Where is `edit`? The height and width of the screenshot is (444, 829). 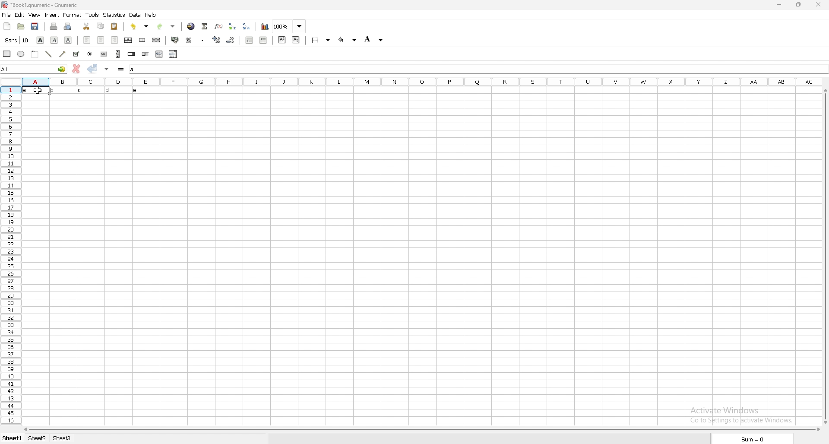
edit is located at coordinates (19, 15).